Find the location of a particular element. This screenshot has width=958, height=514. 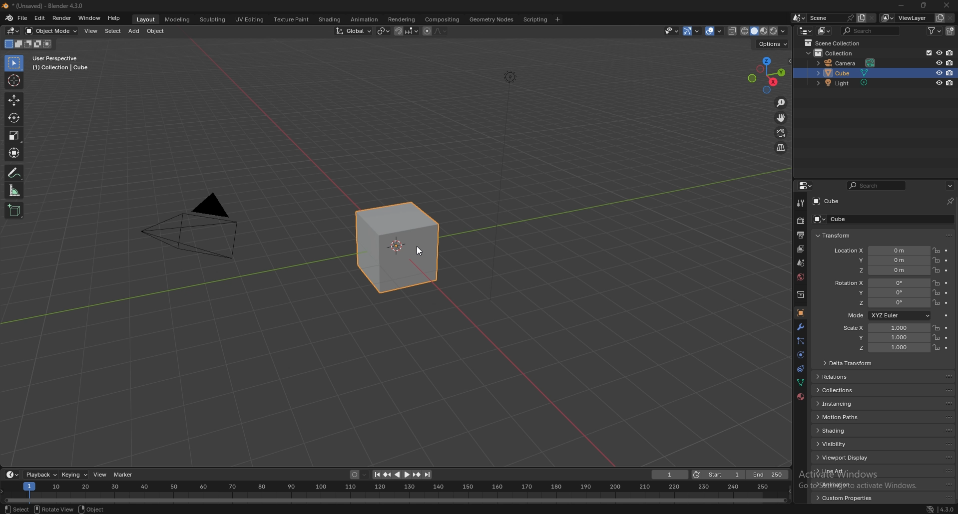

selectibility and visibility is located at coordinates (672, 31).